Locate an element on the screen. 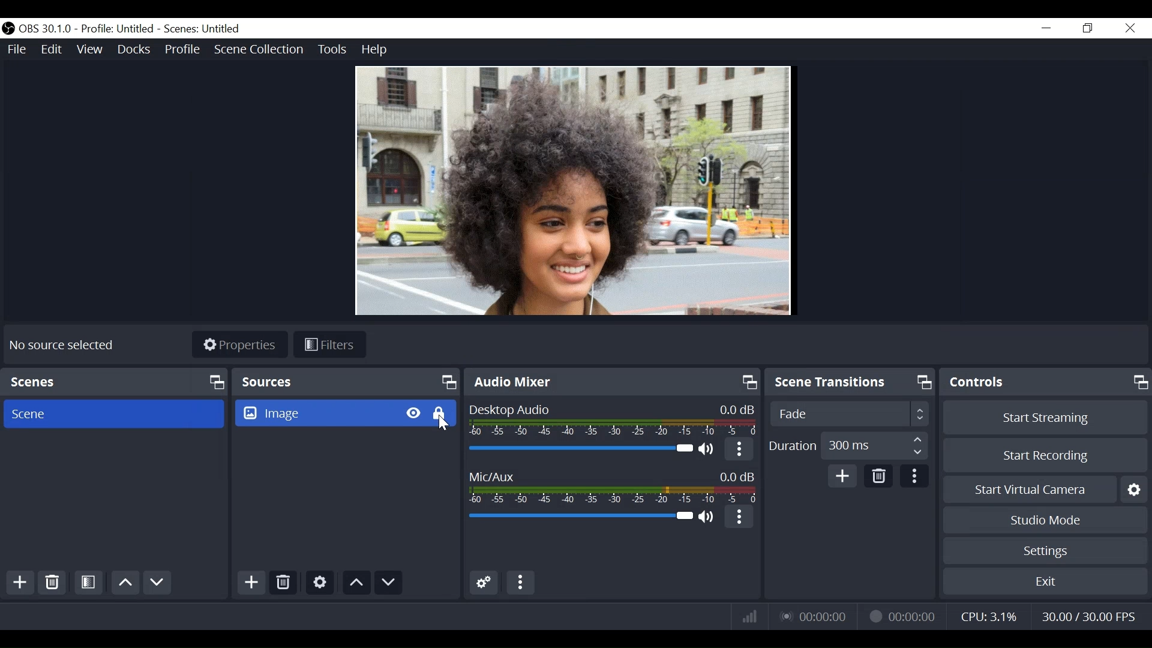  Scene Collection is located at coordinates (260, 49).